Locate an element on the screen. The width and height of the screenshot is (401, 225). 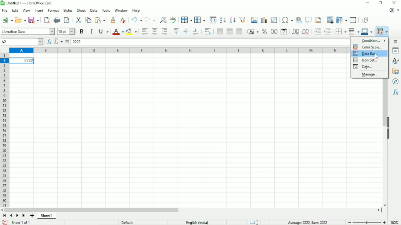
Select function is located at coordinates (58, 41).